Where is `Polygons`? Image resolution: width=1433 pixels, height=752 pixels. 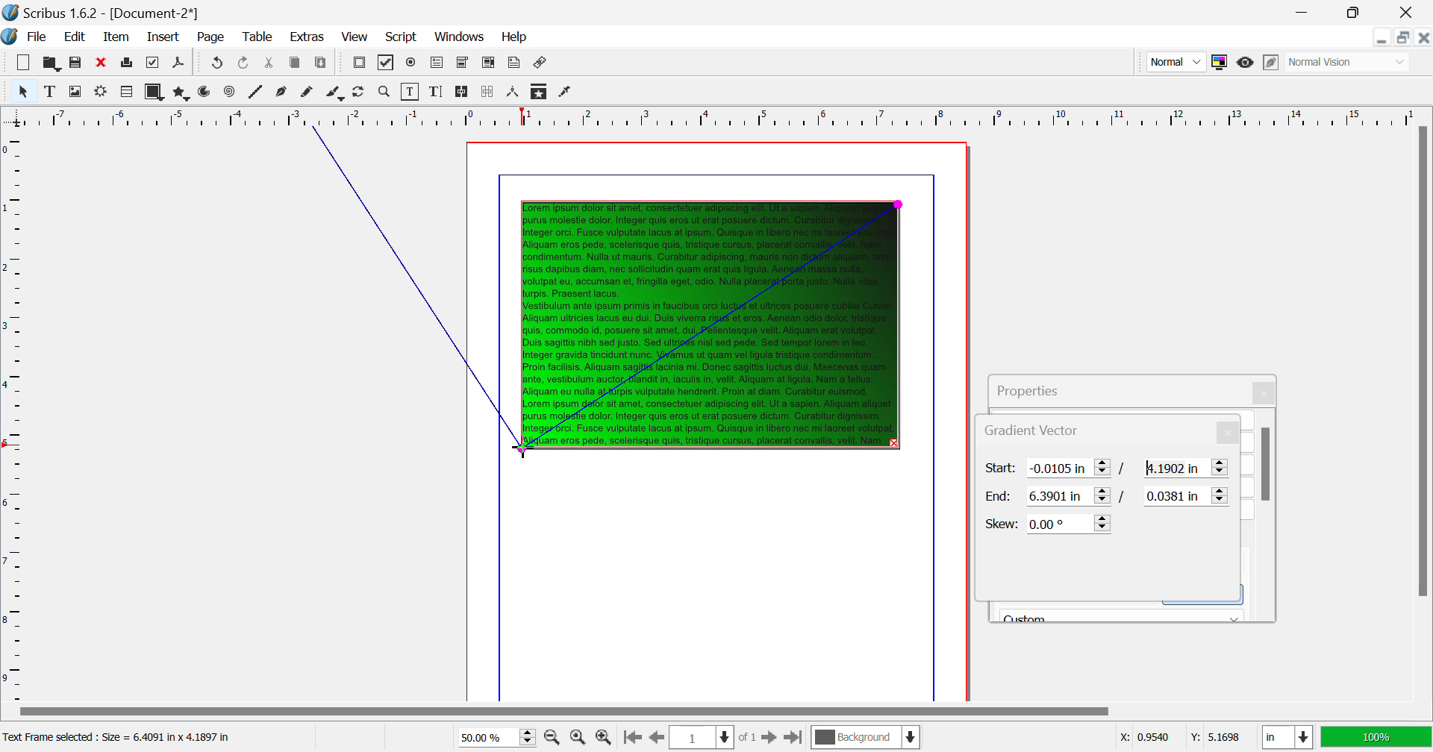 Polygons is located at coordinates (180, 93).